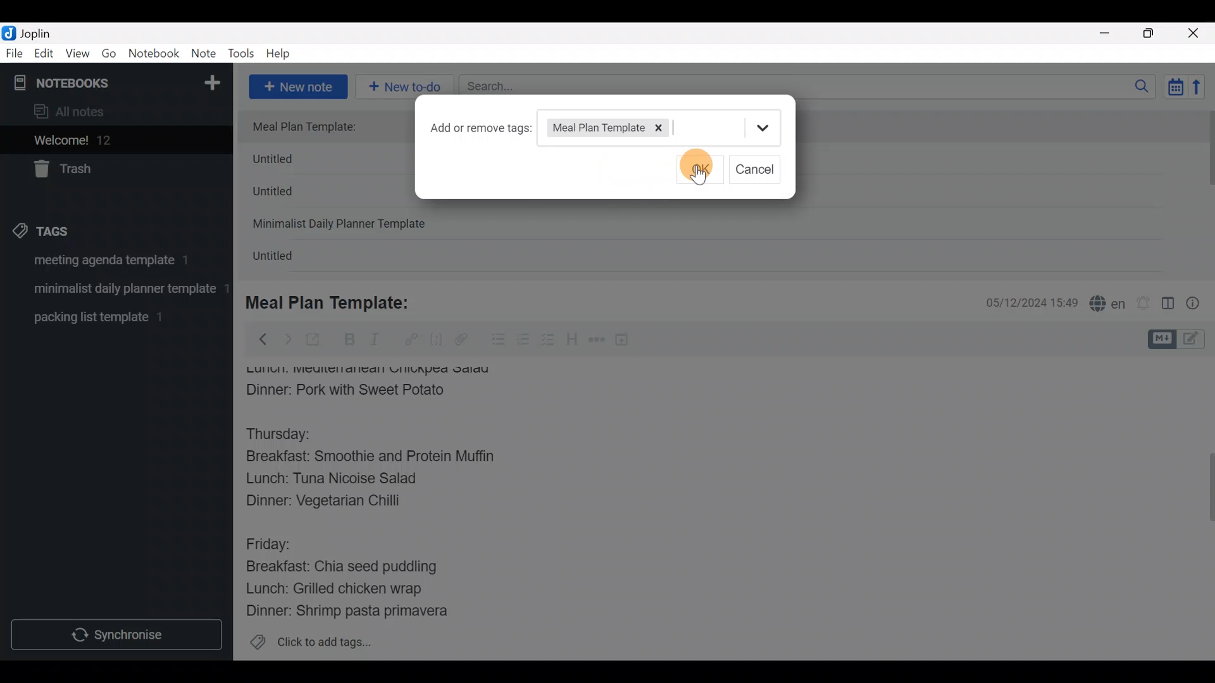  I want to click on Meal Plan Template, so click(593, 127).